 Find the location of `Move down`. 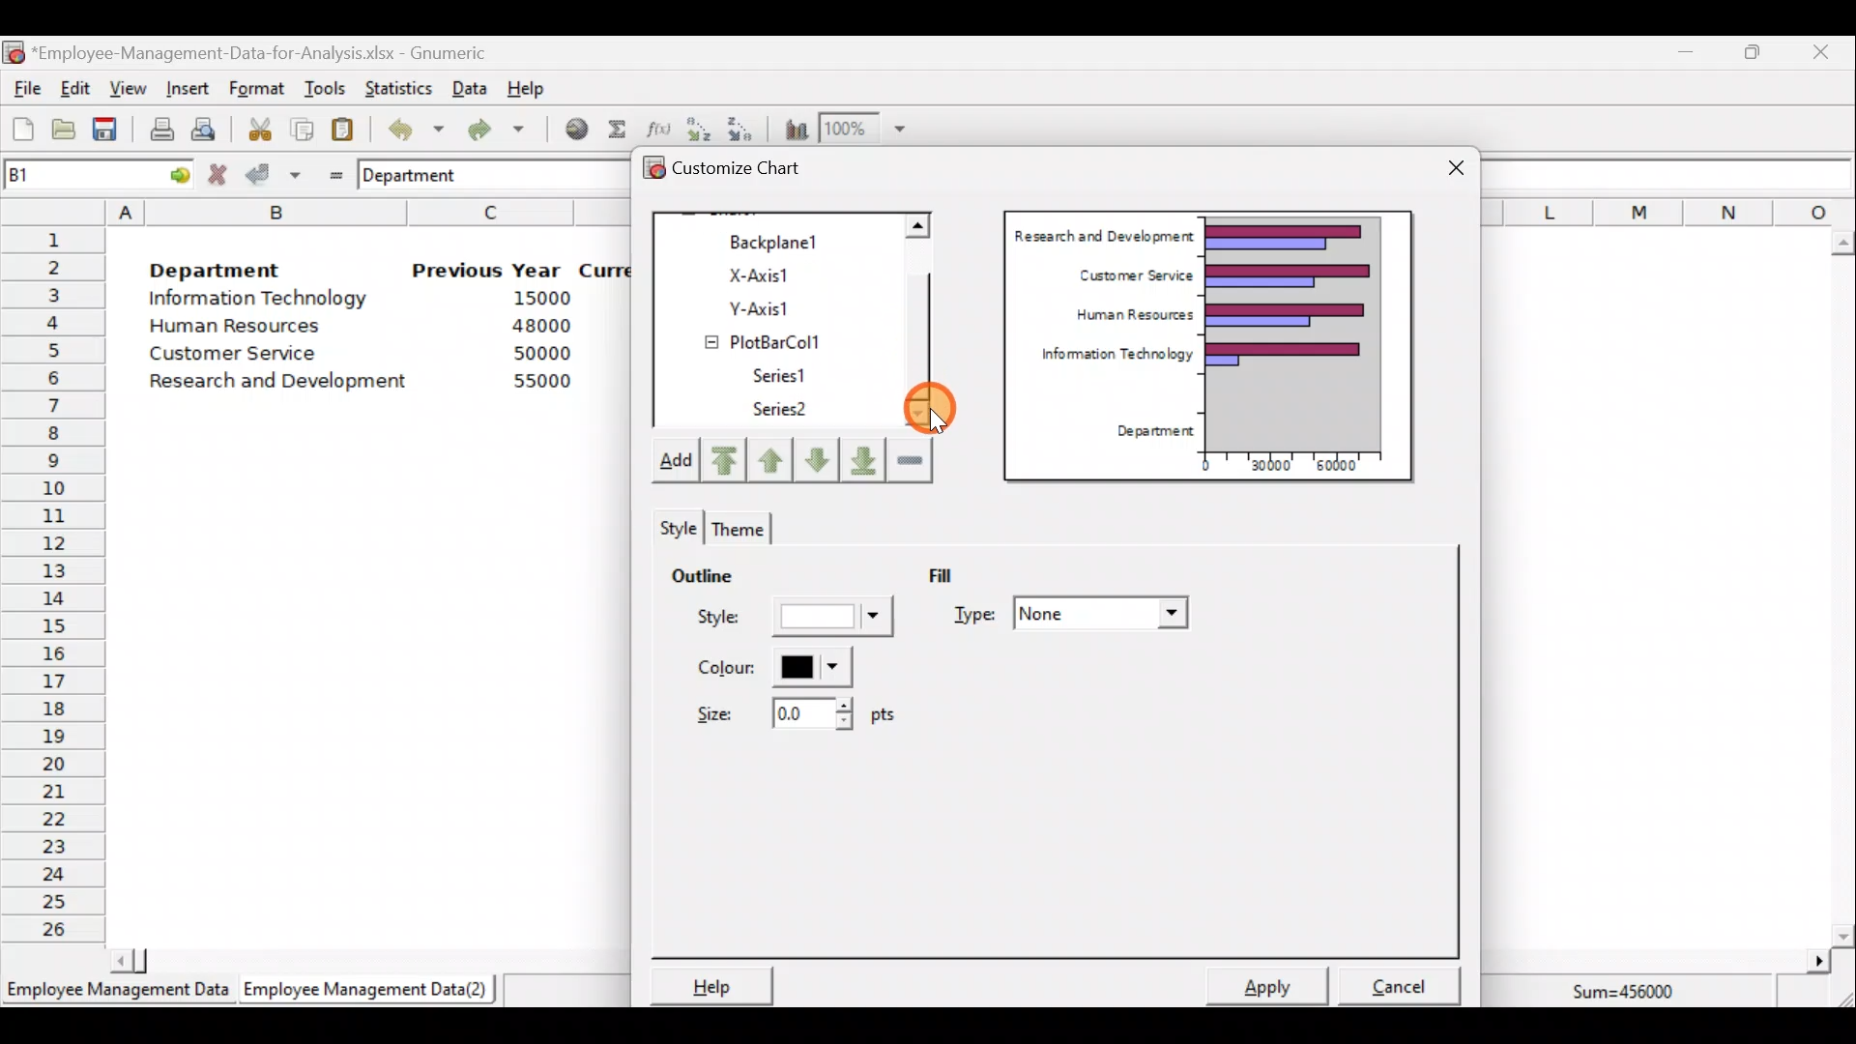

Move down is located at coordinates (816, 460).